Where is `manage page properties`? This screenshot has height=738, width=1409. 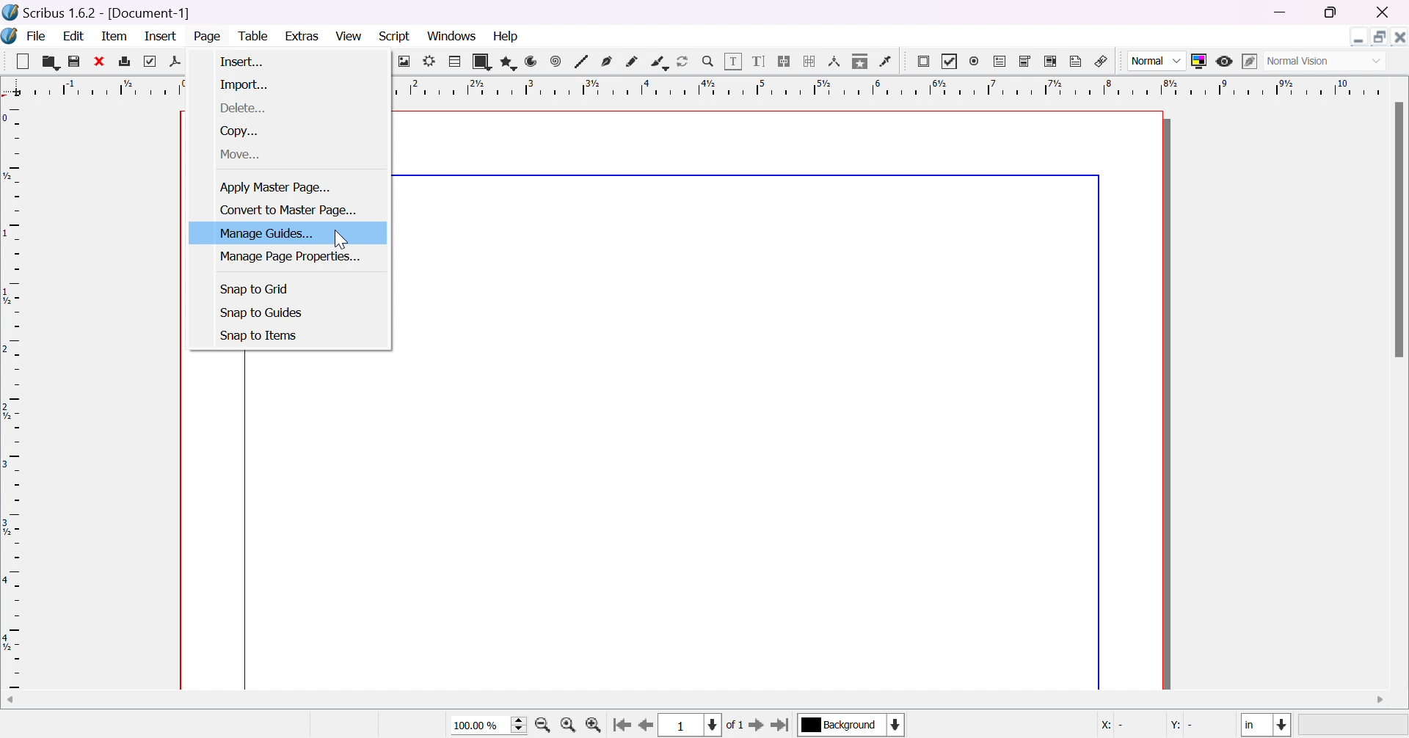
manage page properties is located at coordinates (290, 256).